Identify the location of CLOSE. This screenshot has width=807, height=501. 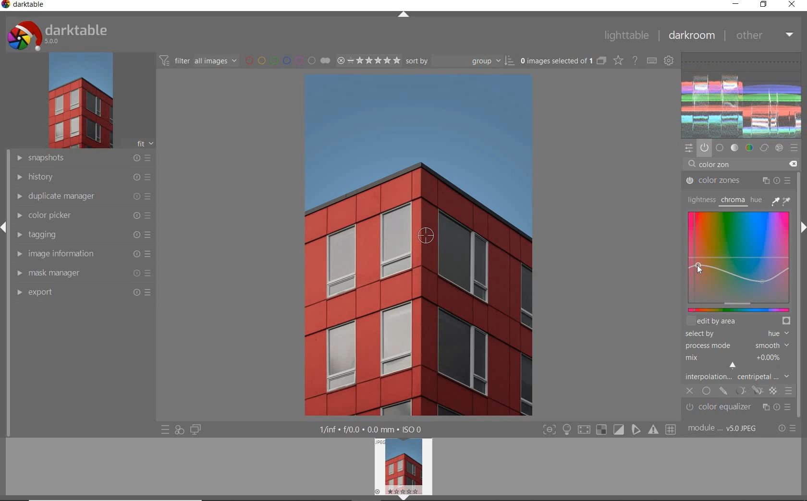
(690, 391).